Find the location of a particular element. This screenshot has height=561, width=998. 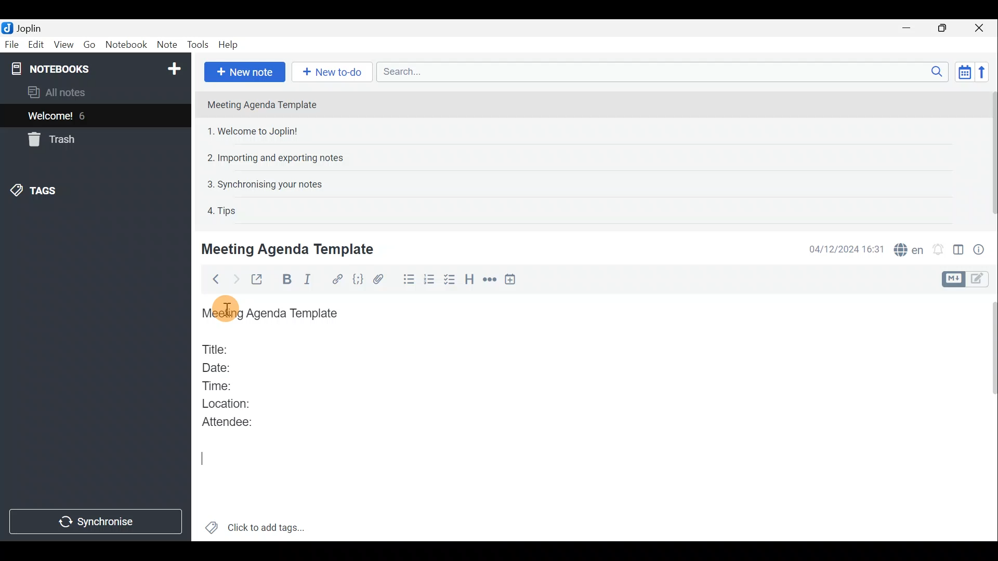

Checkbox is located at coordinates (448, 280).